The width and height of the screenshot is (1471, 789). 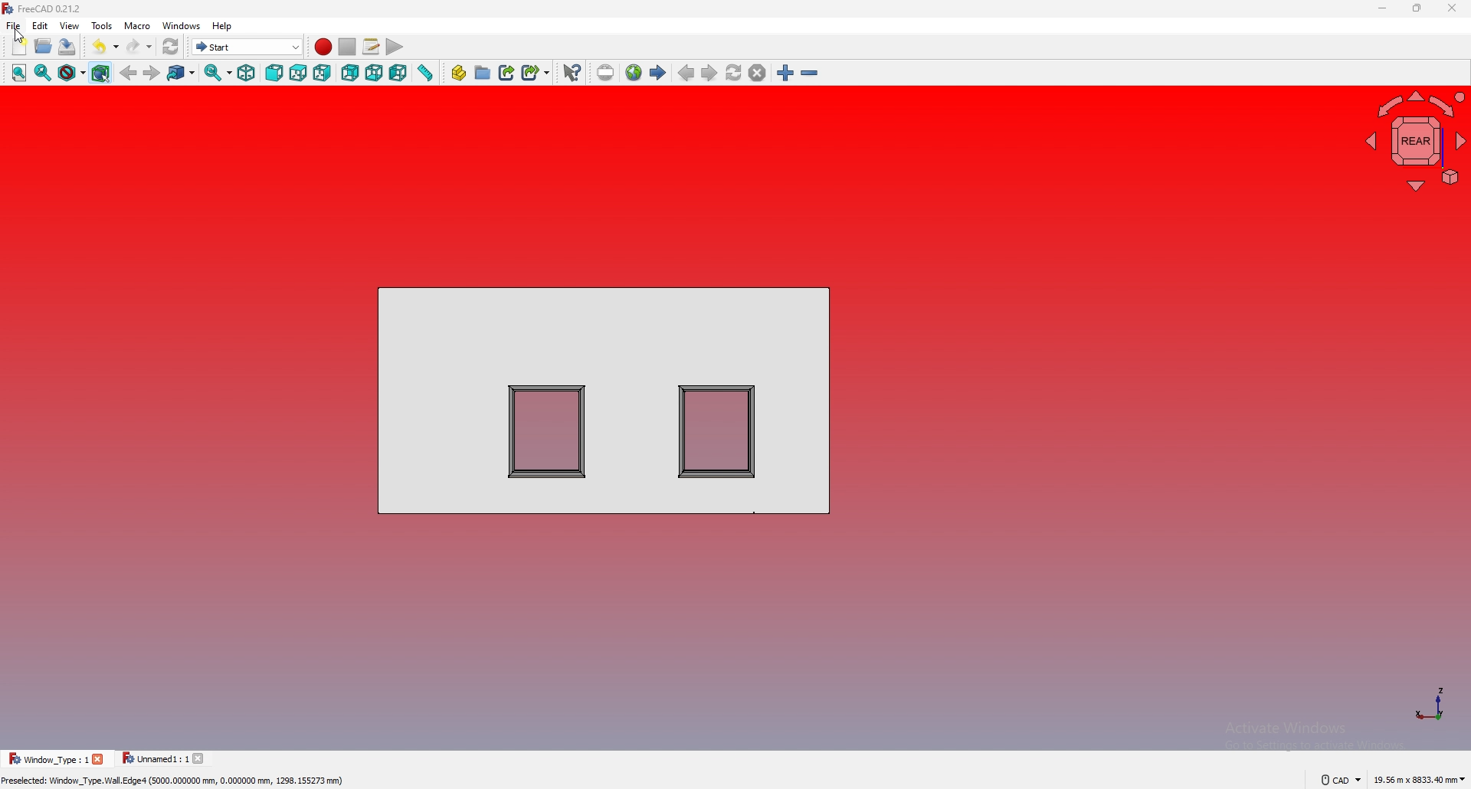 I want to click on bottom, so click(x=375, y=73).